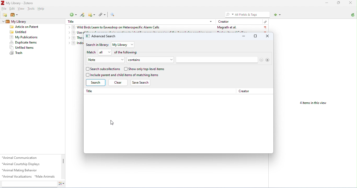 The height and width of the screenshot is (188, 357). Describe the element at coordinates (244, 91) in the screenshot. I see `creator` at that location.